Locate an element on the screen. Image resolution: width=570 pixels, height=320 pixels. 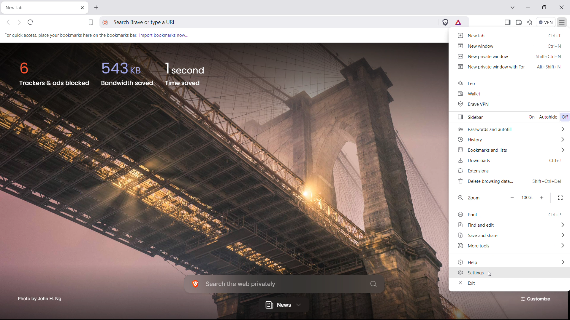
zoom out is located at coordinates (512, 198).